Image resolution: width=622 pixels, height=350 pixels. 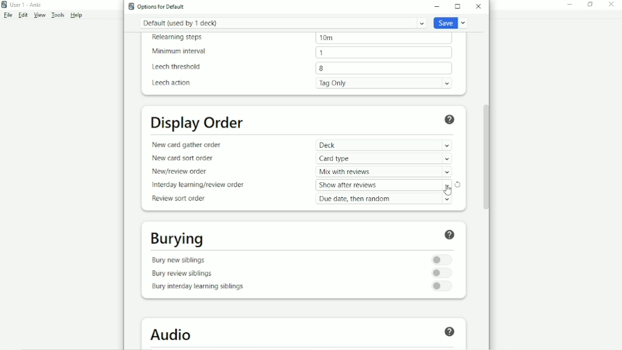 What do you see at coordinates (131, 6) in the screenshot?
I see `Anki logo` at bounding box center [131, 6].